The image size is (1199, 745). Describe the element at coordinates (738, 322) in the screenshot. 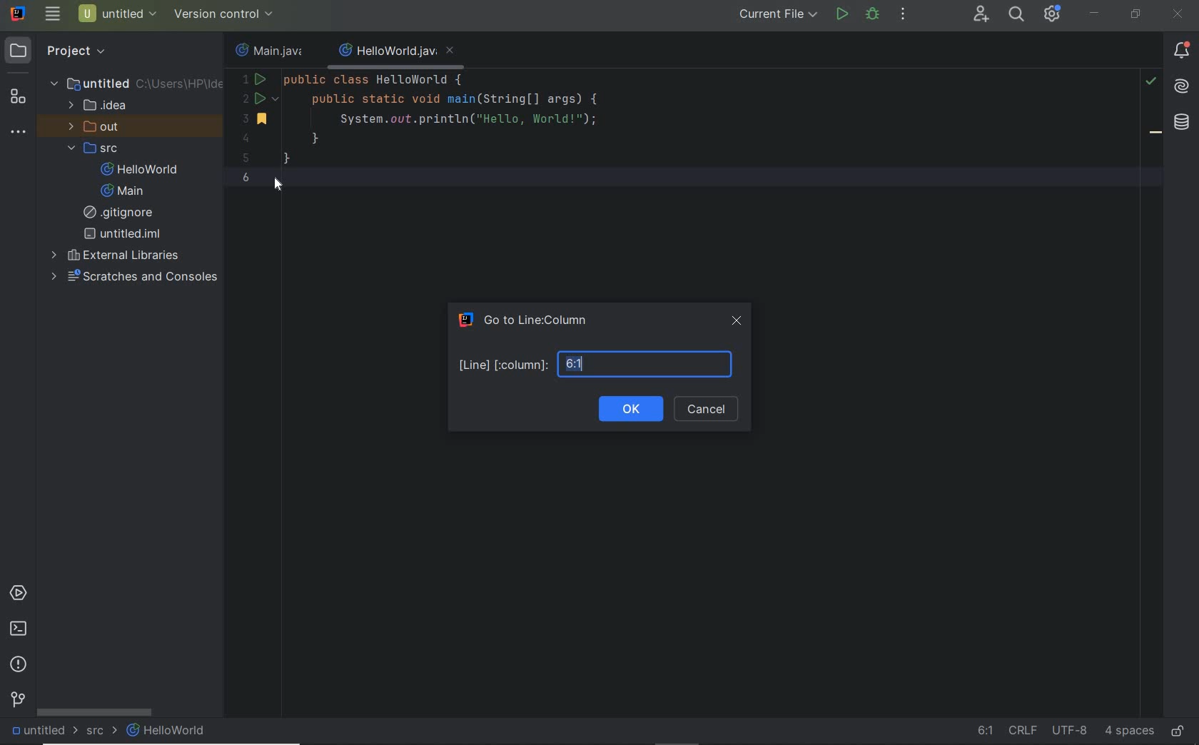

I see `close` at that location.